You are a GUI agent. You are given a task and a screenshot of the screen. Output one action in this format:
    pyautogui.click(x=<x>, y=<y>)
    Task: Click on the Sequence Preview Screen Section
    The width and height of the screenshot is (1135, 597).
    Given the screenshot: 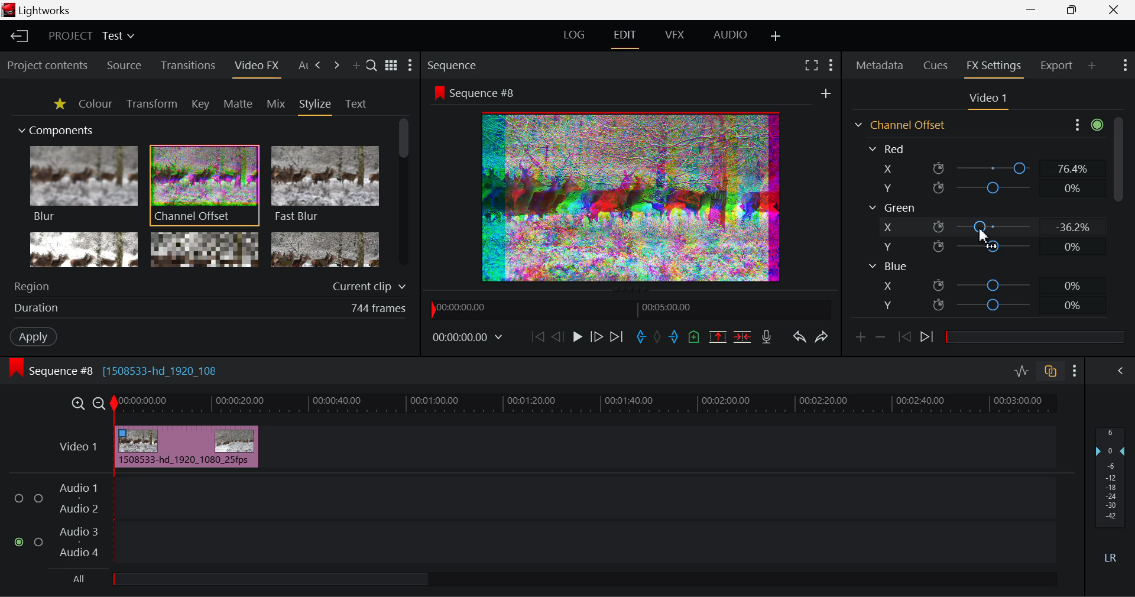 What is the action you would take?
    pyautogui.click(x=632, y=92)
    